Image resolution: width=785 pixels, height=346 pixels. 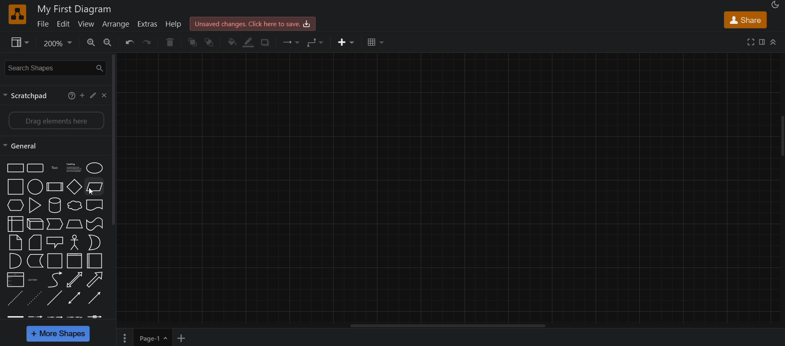 I want to click on table, so click(x=375, y=43).